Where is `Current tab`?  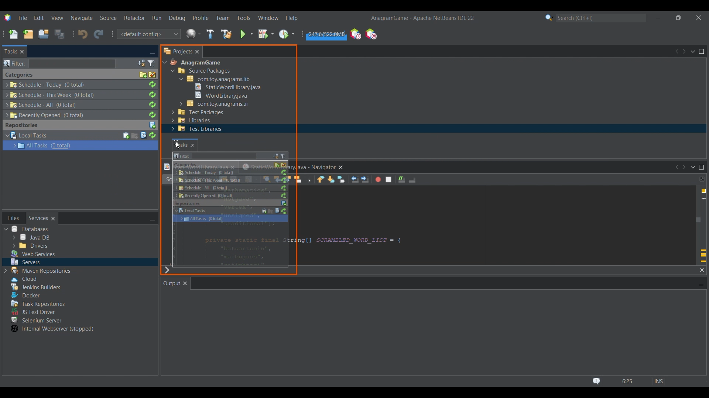
Current tab is located at coordinates (171, 283).